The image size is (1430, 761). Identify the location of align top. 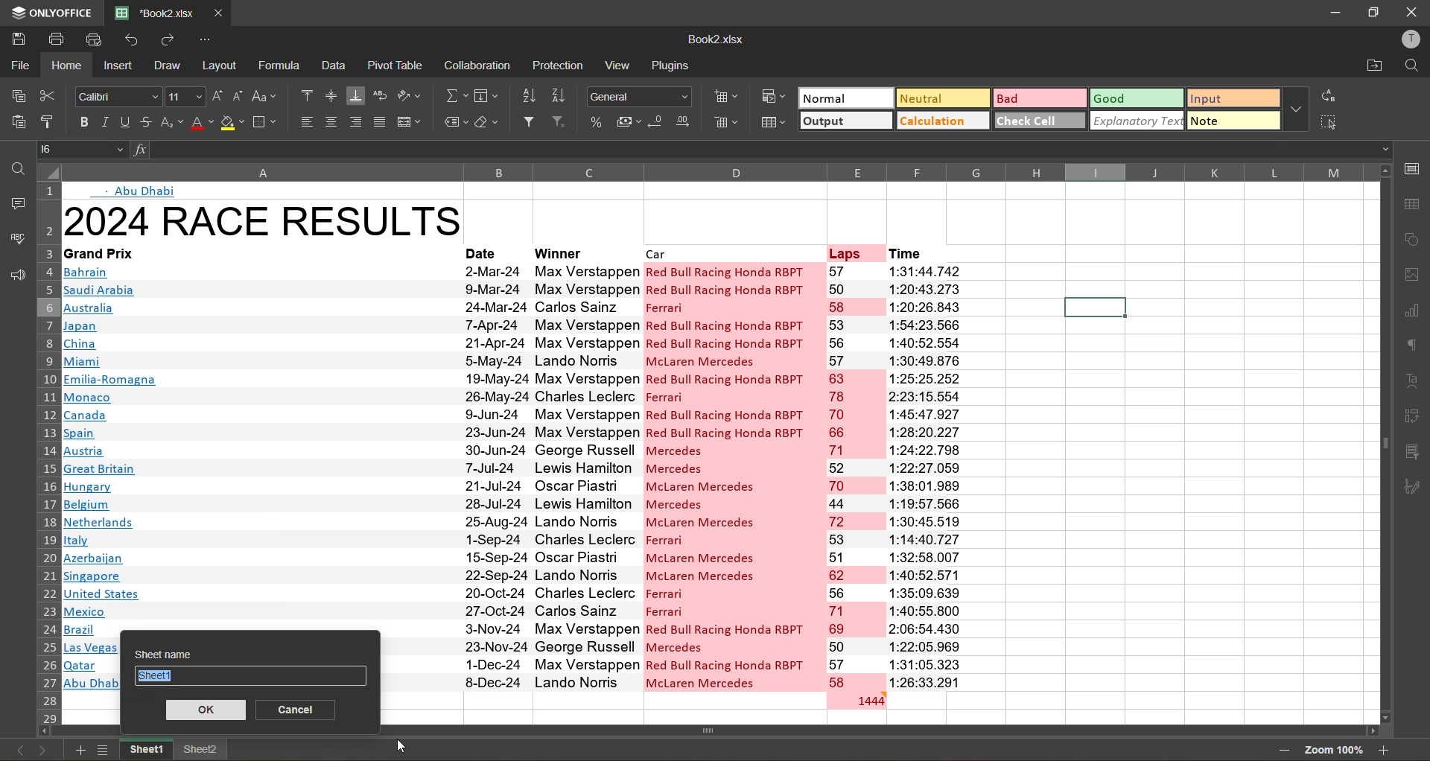
(309, 97).